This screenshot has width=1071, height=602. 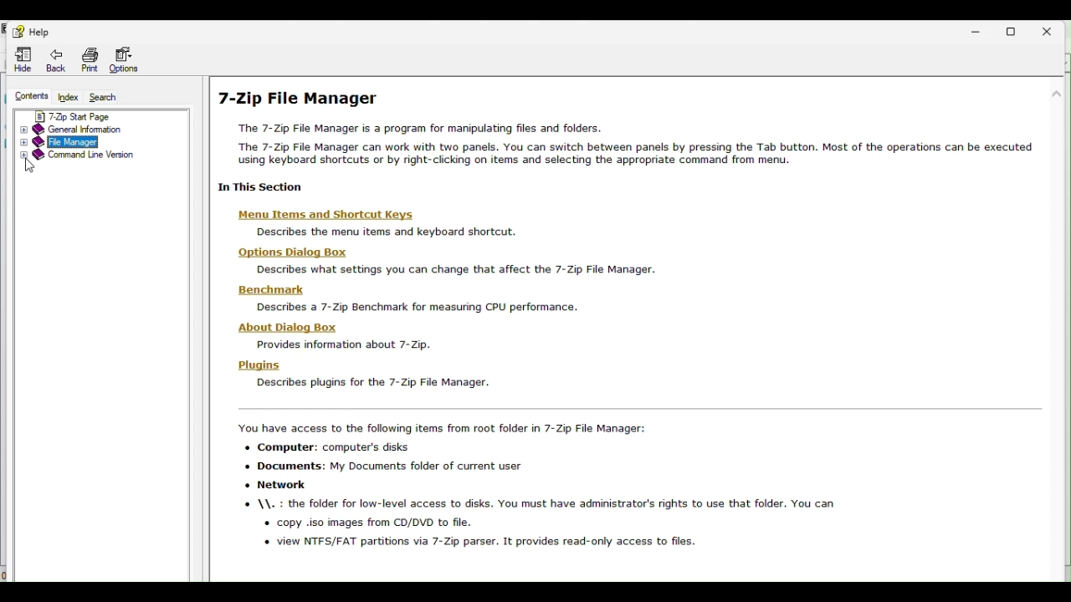 I want to click on Restore, so click(x=1015, y=28).